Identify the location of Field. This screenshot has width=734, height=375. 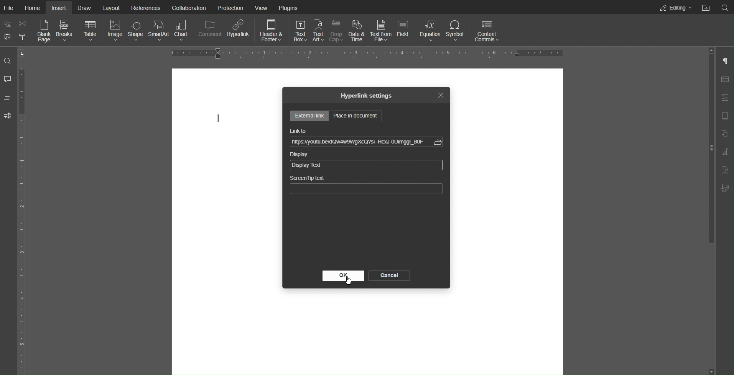
(403, 31).